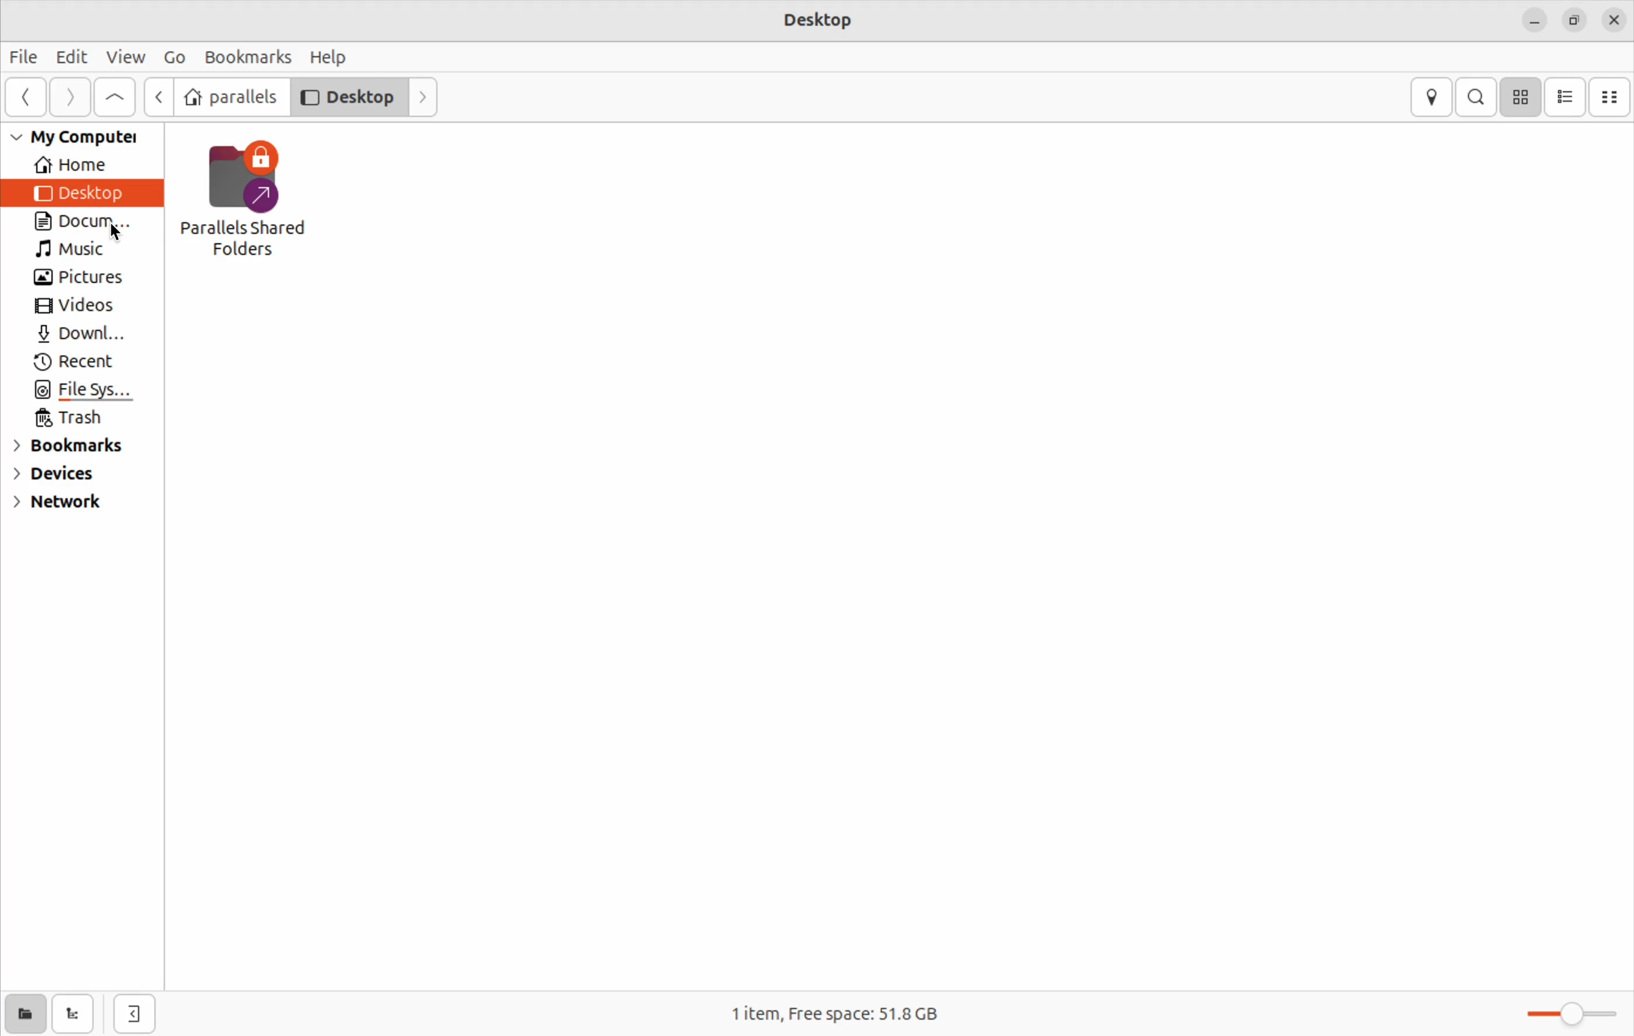 This screenshot has height=1036, width=1634. I want to click on Desktop, so click(84, 193).